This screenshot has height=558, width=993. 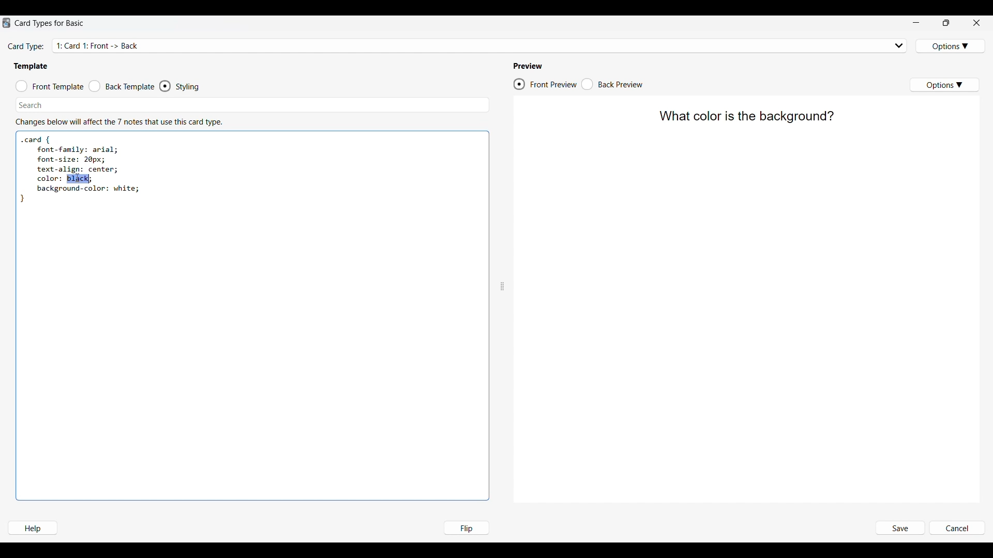 What do you see at coordinates (612, 84) in the screenshot?
I see `Preview back of card` at bounding box center [612, 84].